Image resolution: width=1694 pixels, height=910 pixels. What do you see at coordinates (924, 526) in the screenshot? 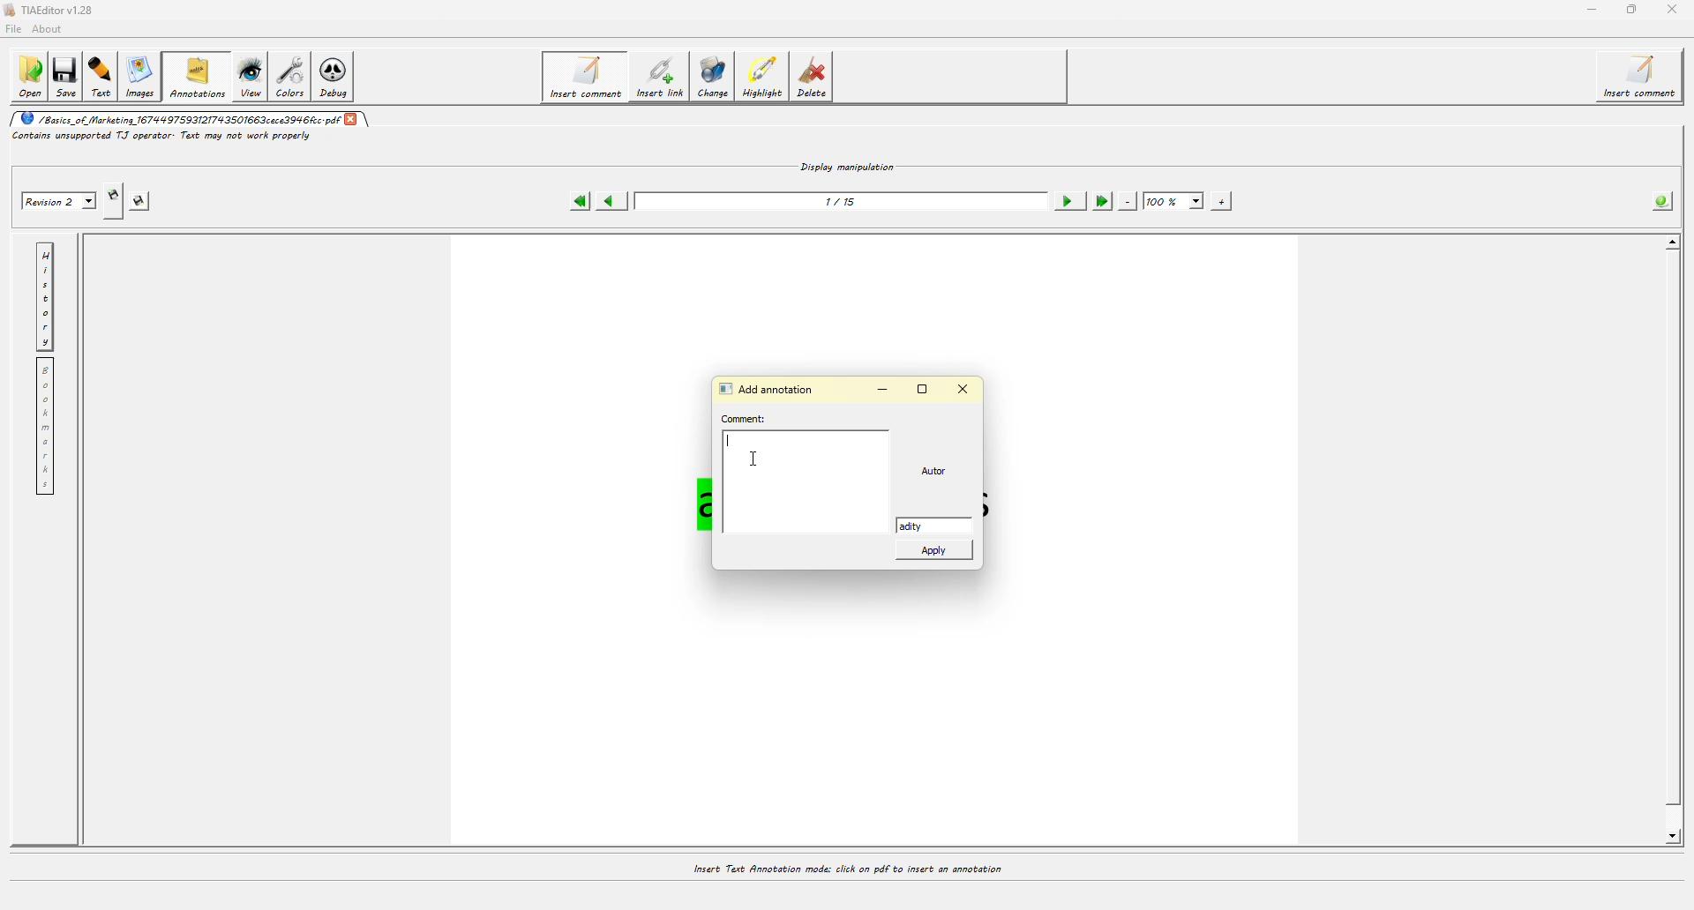
I see `adity` at bounding box center [924, 526].